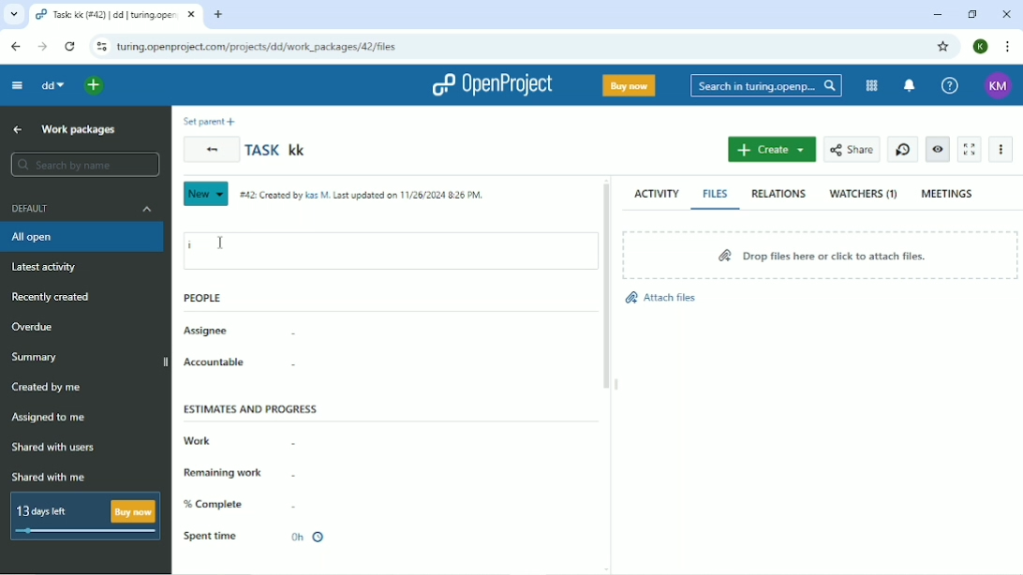 Image resolution: width=1023 pixels, height=575 pixels. I want to click on Work packages, so click(78, 130).